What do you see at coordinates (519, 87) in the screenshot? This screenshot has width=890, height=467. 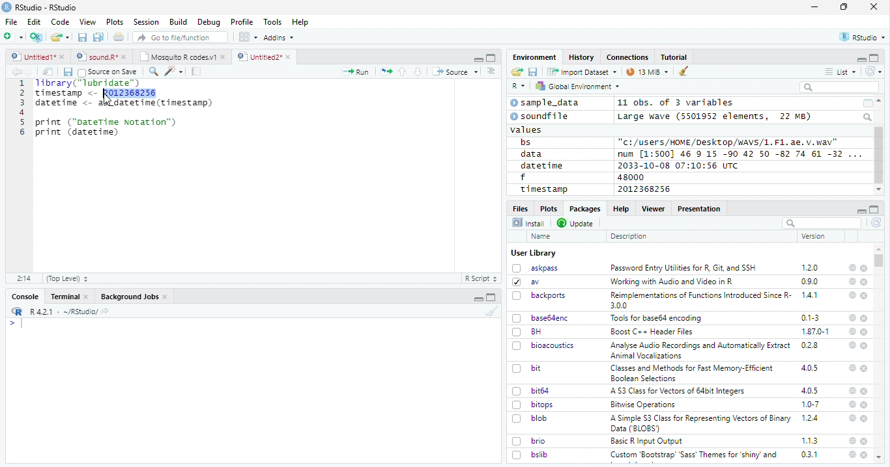 I see `R` at bounding box center [519, 87].